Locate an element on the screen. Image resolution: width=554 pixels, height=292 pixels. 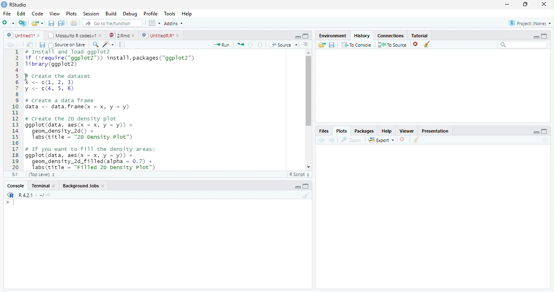
Clear is located at coordinates (307, 195).